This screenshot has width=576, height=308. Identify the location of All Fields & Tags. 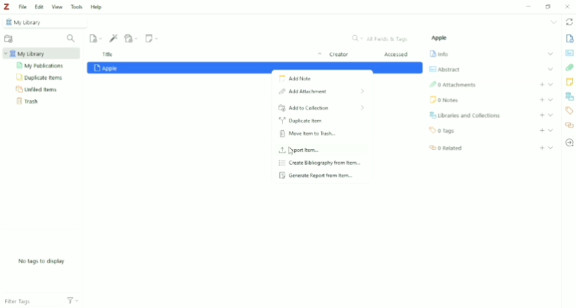
(379, 38).